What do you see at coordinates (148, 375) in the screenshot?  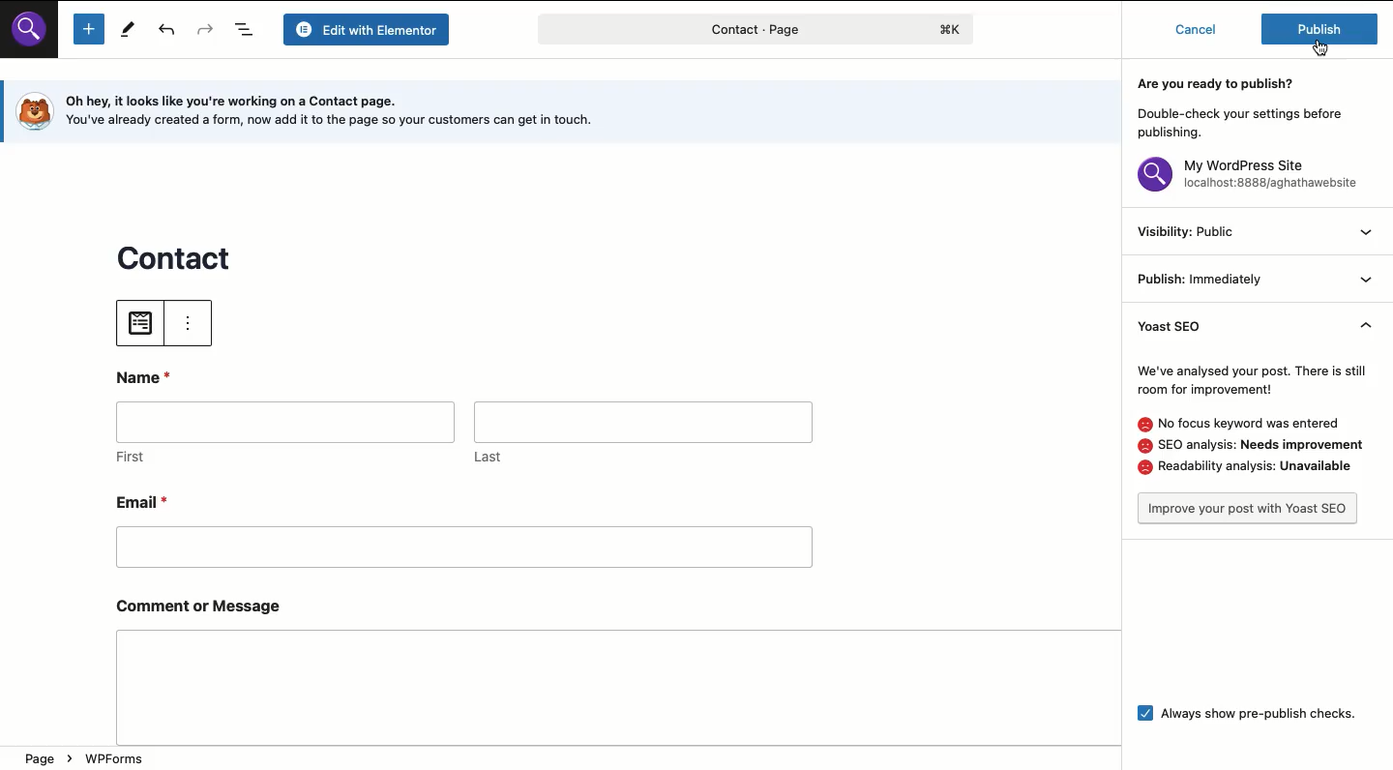 I see `Name` at bounding box center [148, 375].